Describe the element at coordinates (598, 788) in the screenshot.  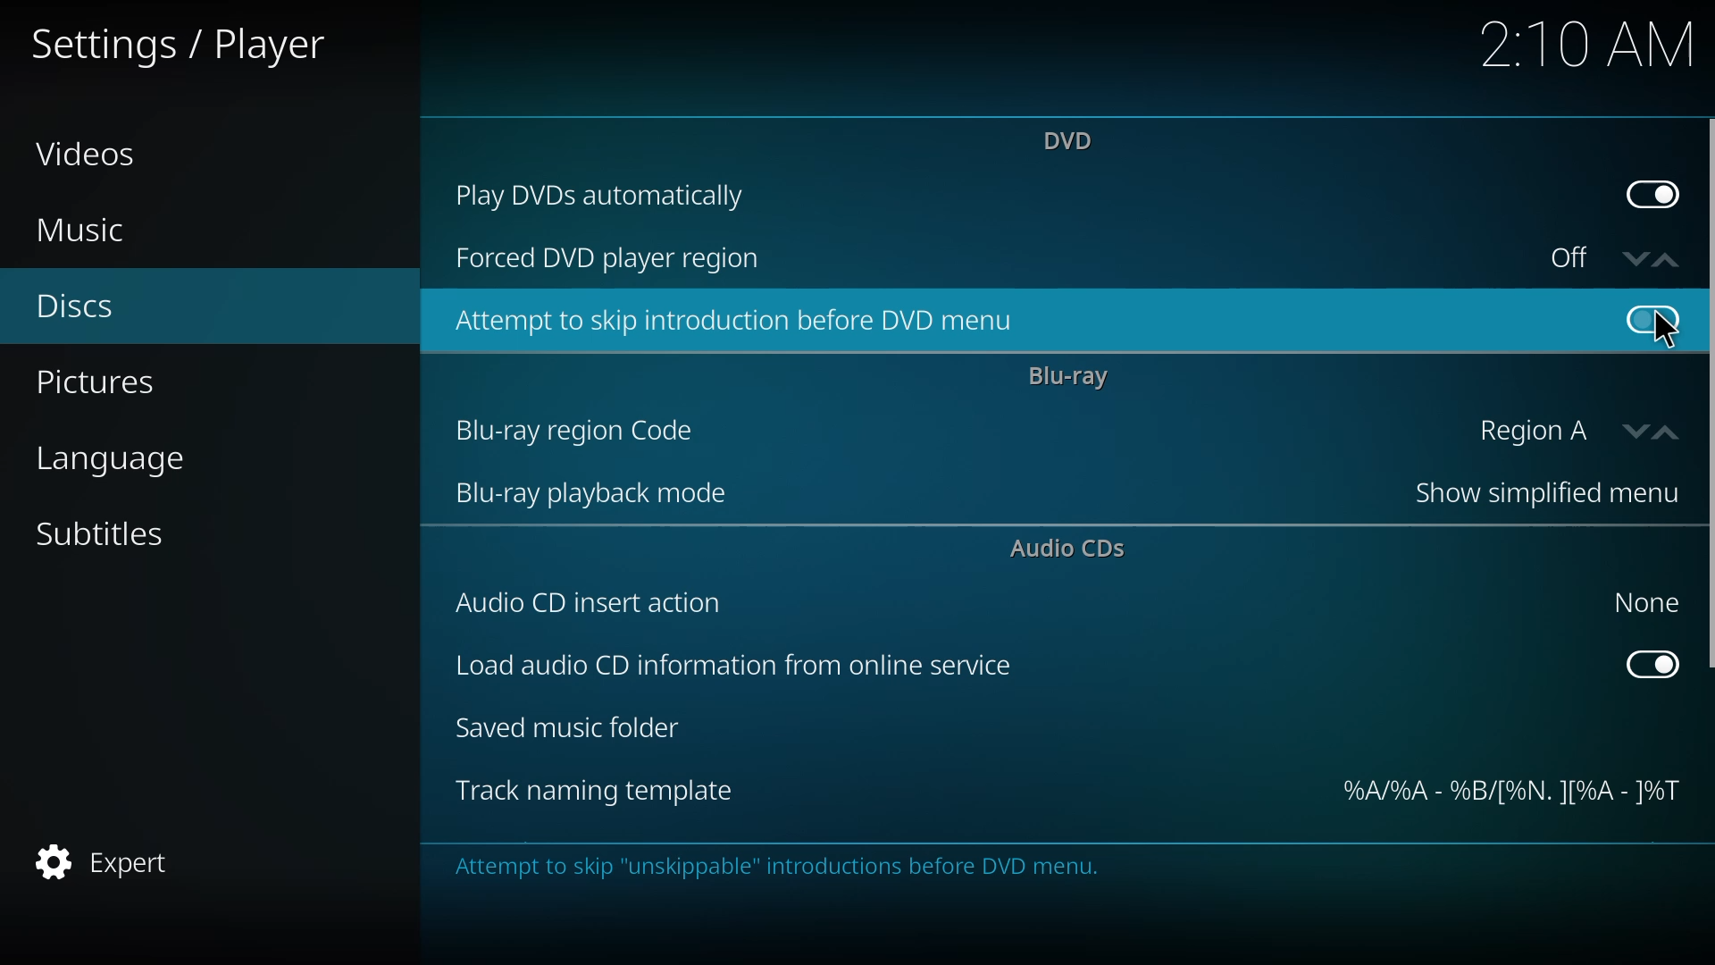
I see `track naming template` at that location.